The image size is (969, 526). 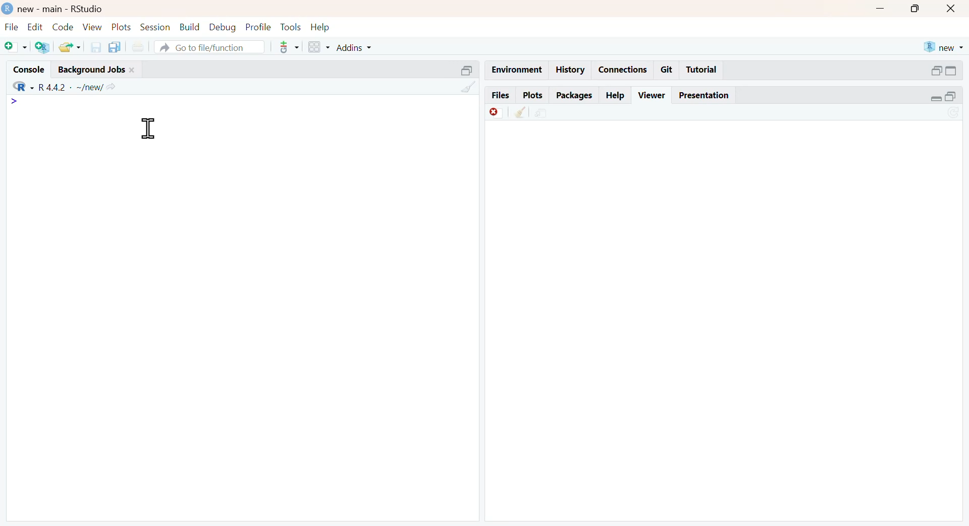 What do you see at coordinates (320, 28) in the screenshot?
I see `help` at bounding box center [320, 28].